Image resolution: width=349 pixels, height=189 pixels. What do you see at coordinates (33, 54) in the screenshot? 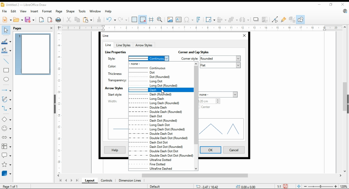
I see `page 1` at bounding box center [33, 54].